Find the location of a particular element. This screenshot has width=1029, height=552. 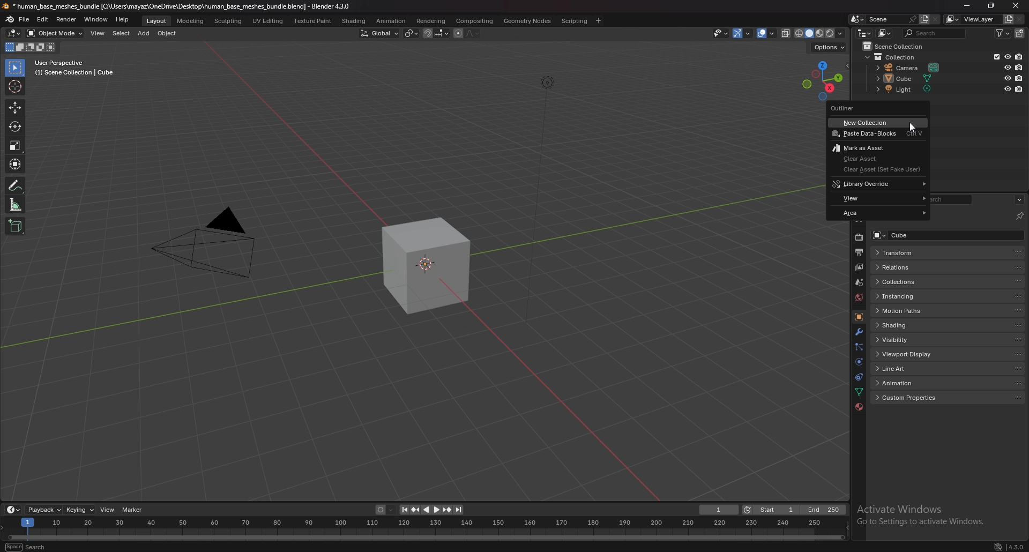

outliner is located at coordinates (859, 107).